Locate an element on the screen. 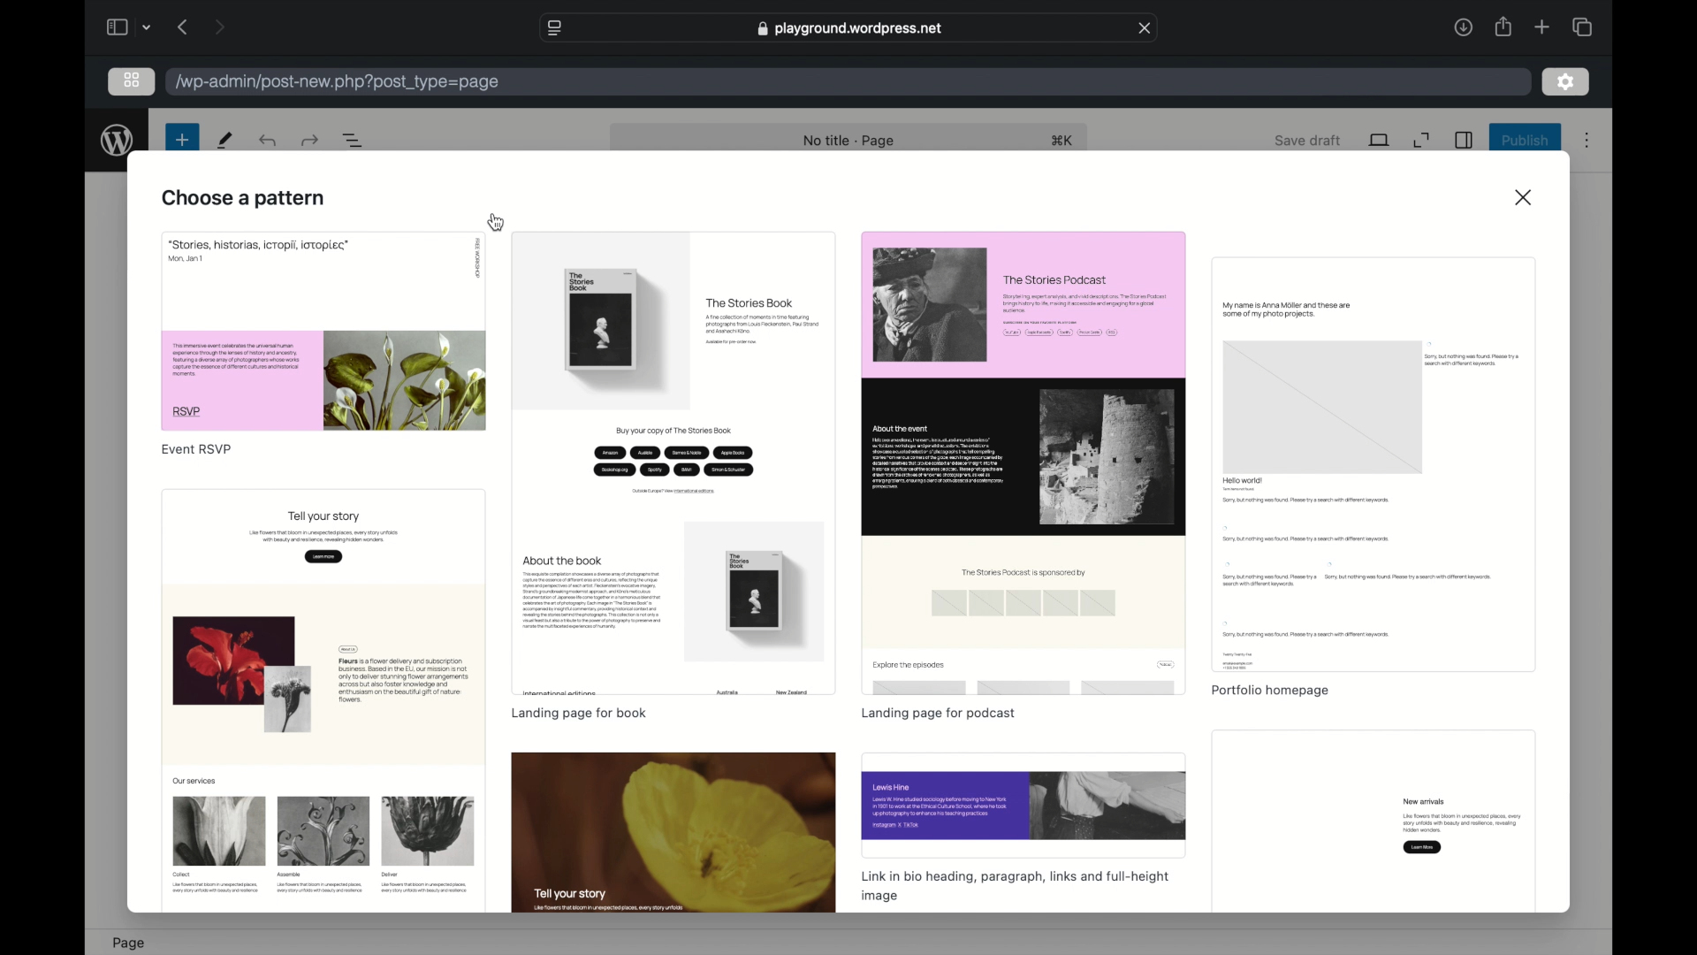 The image size is (1697, 955). close is located at coordinates (1145, 28).